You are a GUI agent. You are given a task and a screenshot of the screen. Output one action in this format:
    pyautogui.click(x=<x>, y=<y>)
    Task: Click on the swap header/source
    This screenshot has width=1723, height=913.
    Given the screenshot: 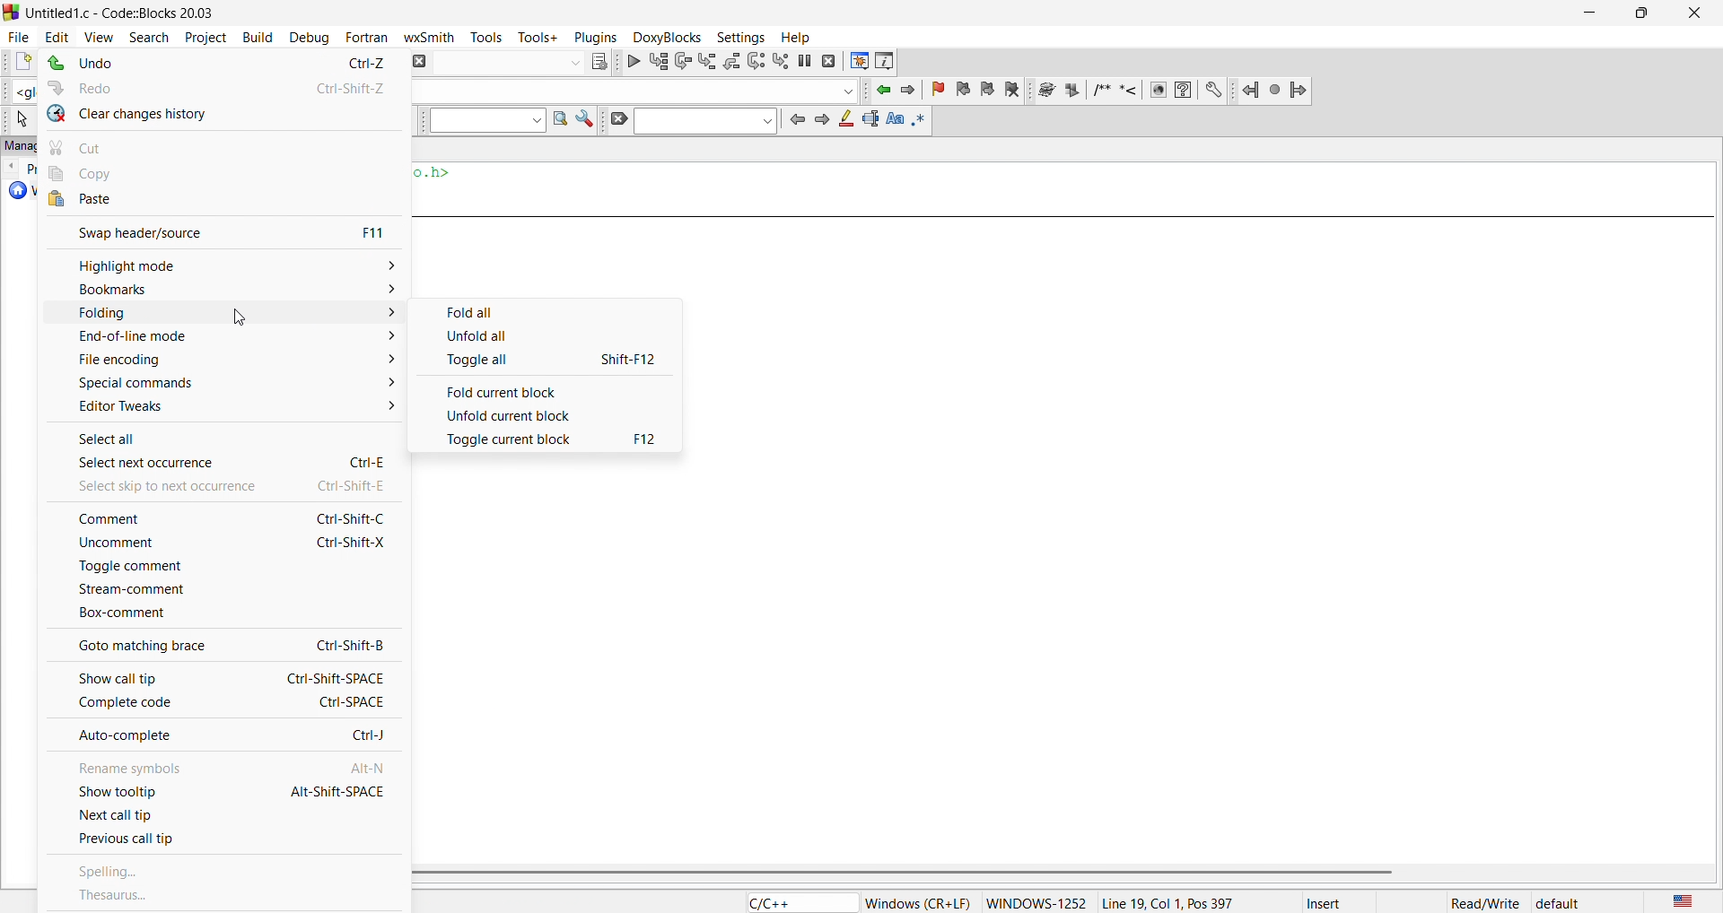 What is the action you would take?
    pyautogui.click(x=219, y=230)
    